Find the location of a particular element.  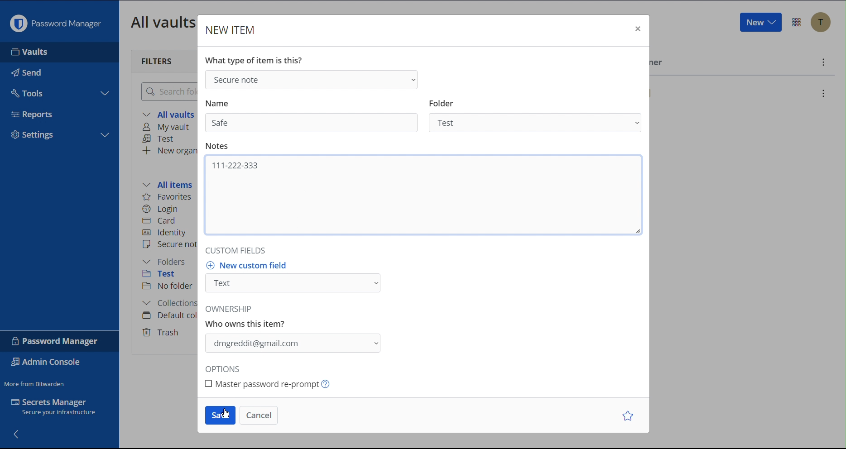

All items is located at coordinates (170, 183).